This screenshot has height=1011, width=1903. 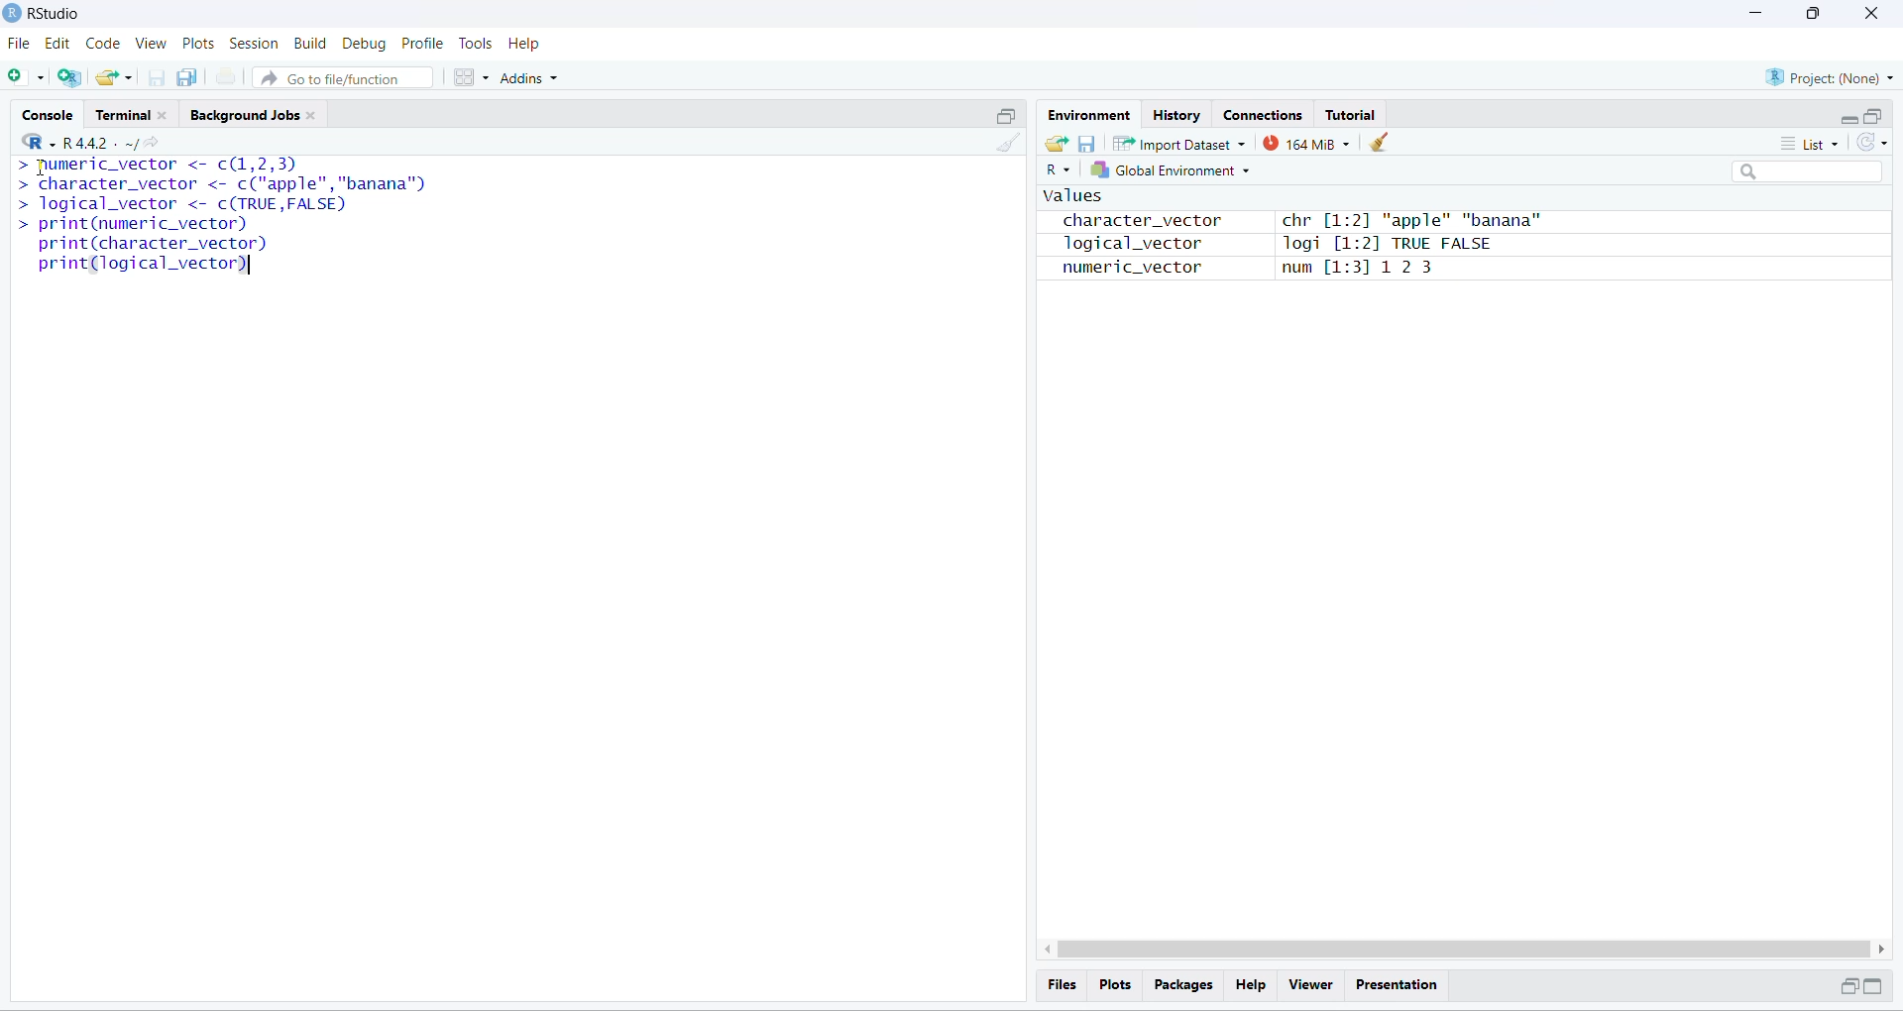 I want to click on Console, so click(x=47, y=112).